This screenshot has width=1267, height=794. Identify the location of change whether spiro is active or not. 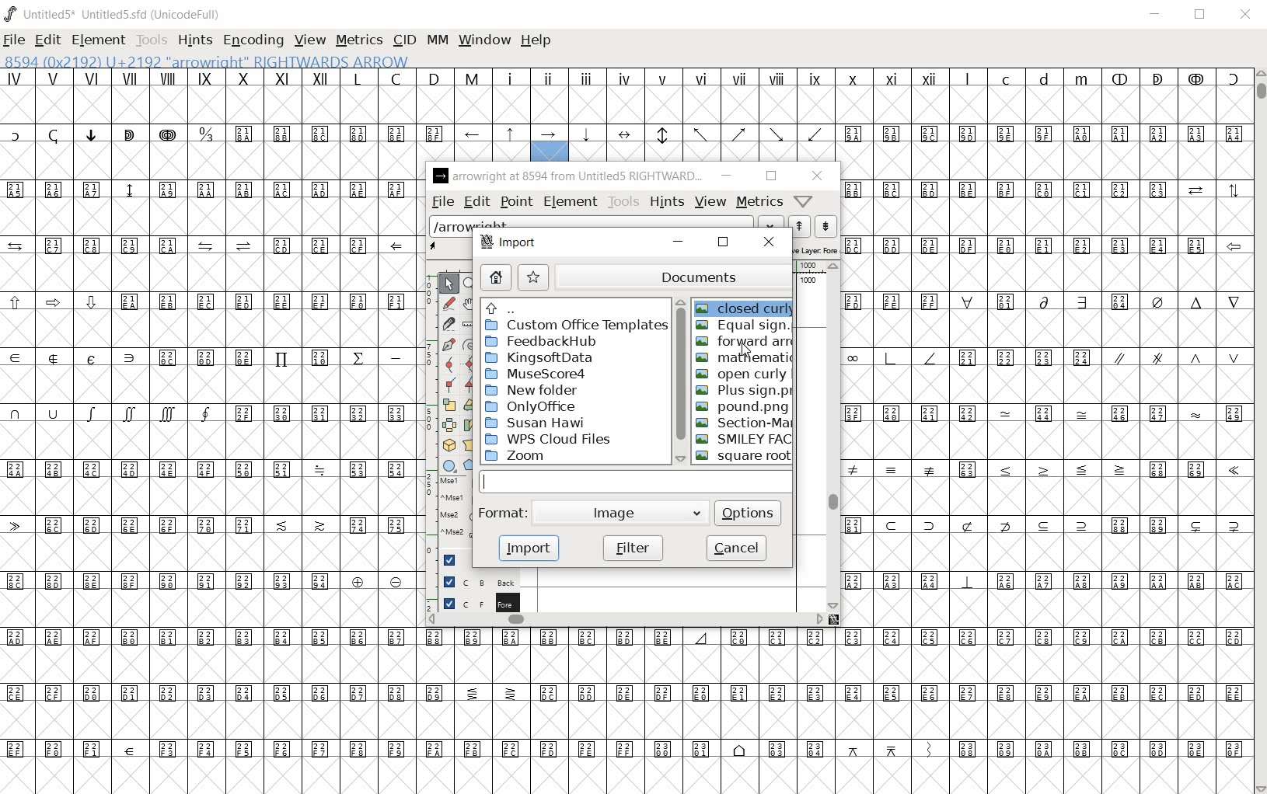
(470, 343).